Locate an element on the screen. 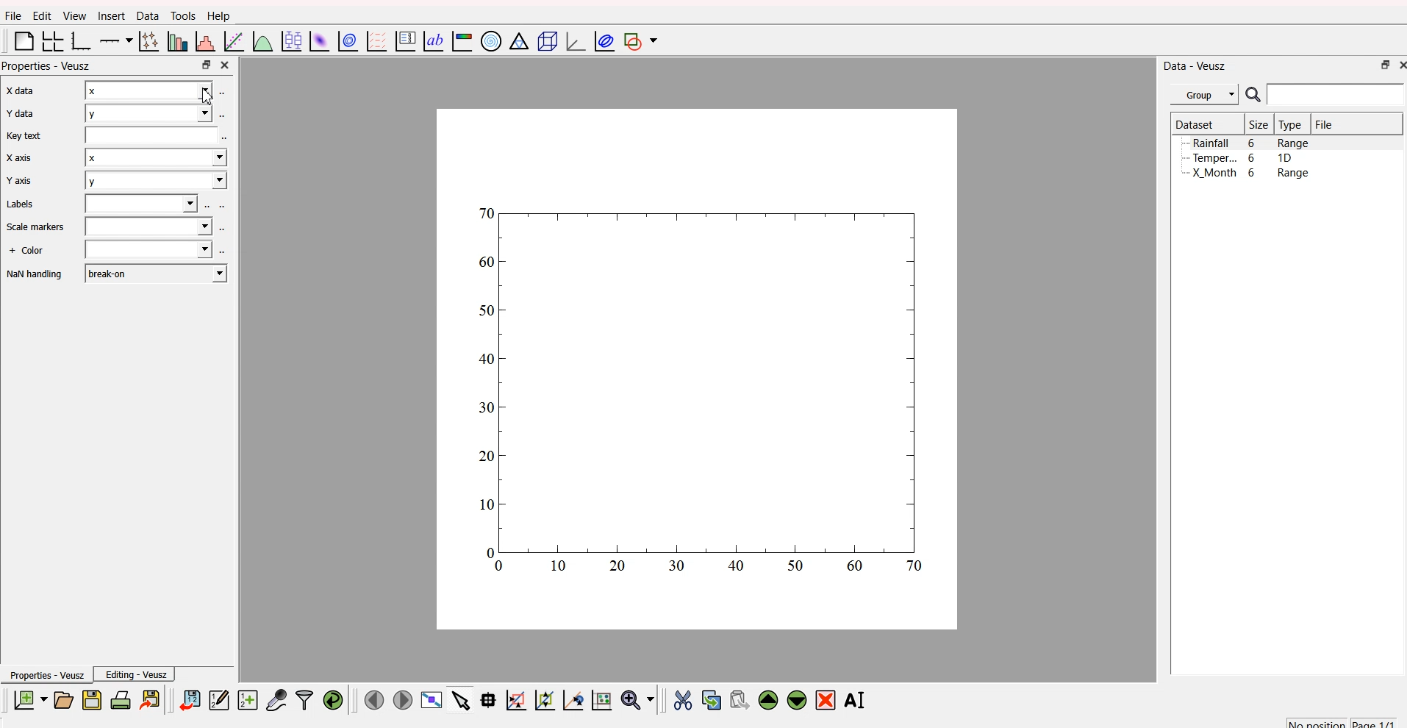  Tools is located at coordinates (182, 15).